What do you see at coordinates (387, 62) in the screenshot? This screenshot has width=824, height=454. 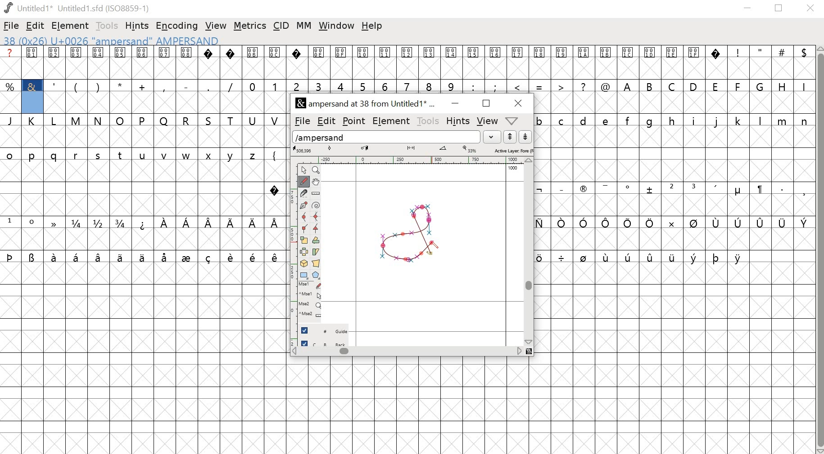 I see `0011` at bounding box center [387, 62].